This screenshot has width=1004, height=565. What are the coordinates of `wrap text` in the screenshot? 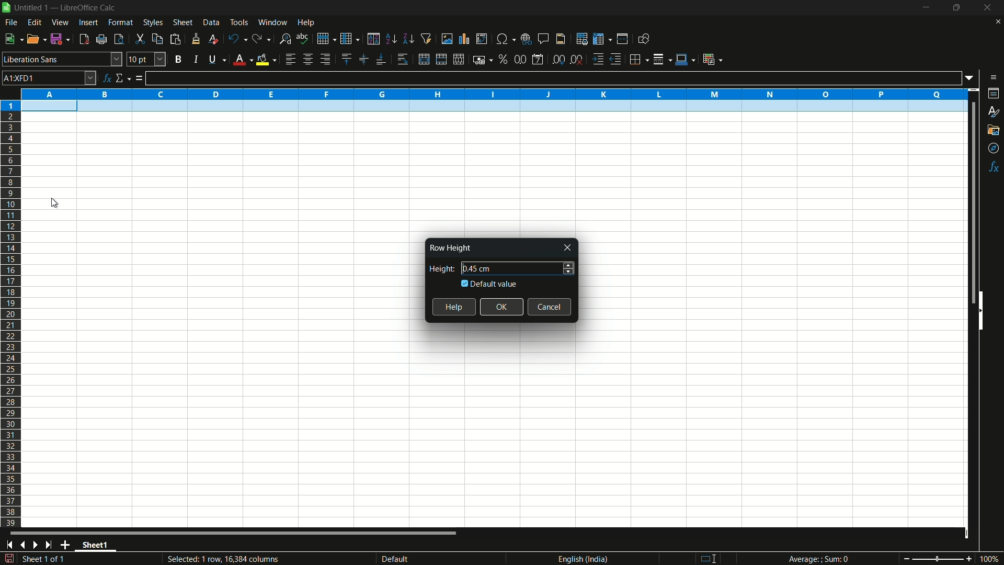 It's located at (405, 60).